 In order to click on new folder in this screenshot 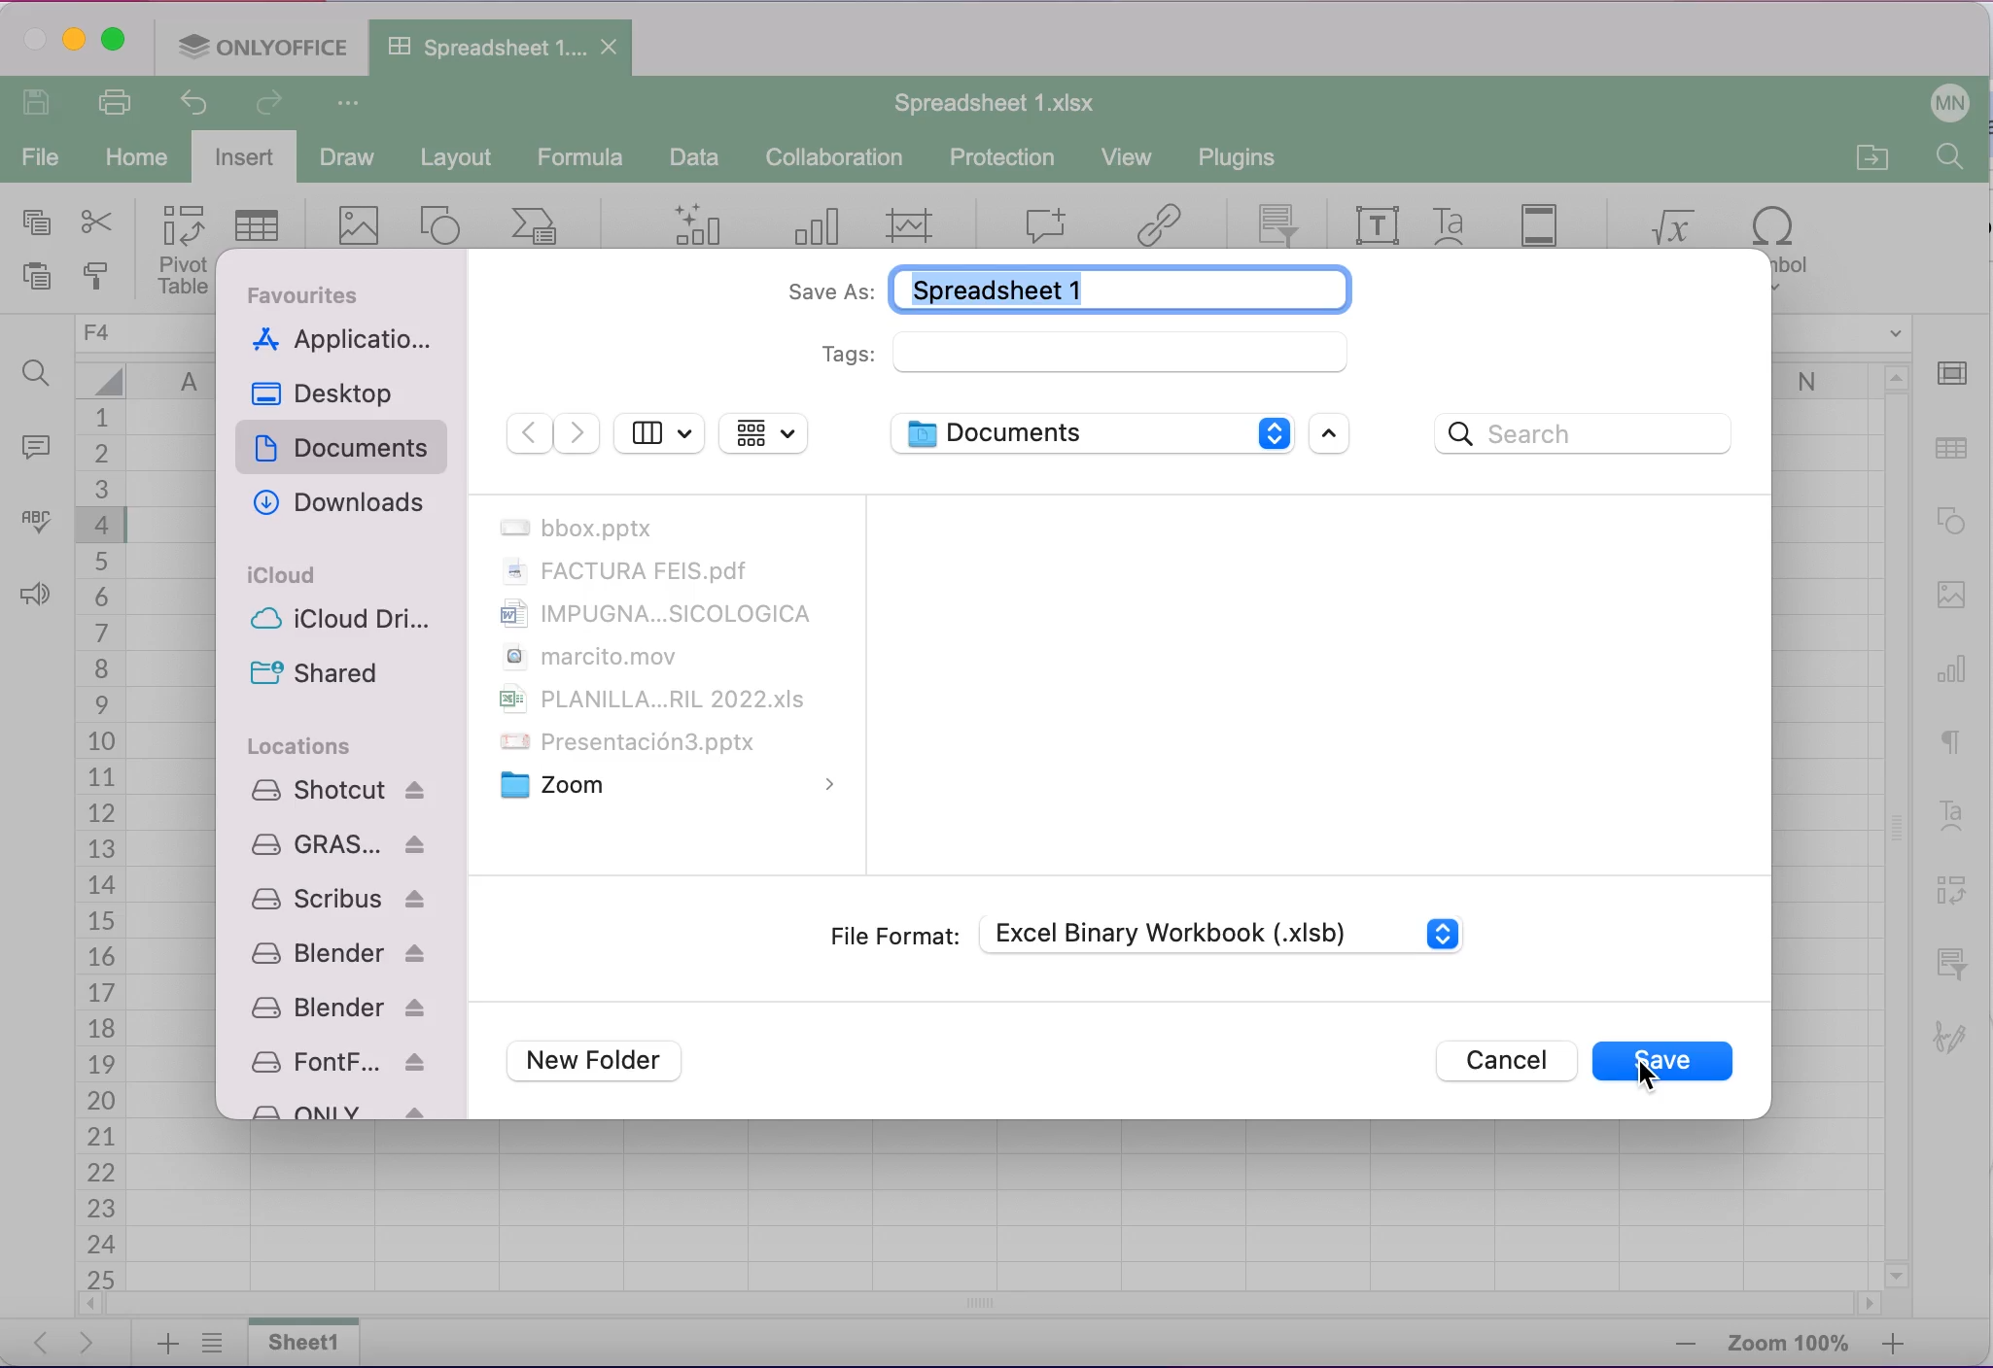, I will do `click(603, 1063)`.